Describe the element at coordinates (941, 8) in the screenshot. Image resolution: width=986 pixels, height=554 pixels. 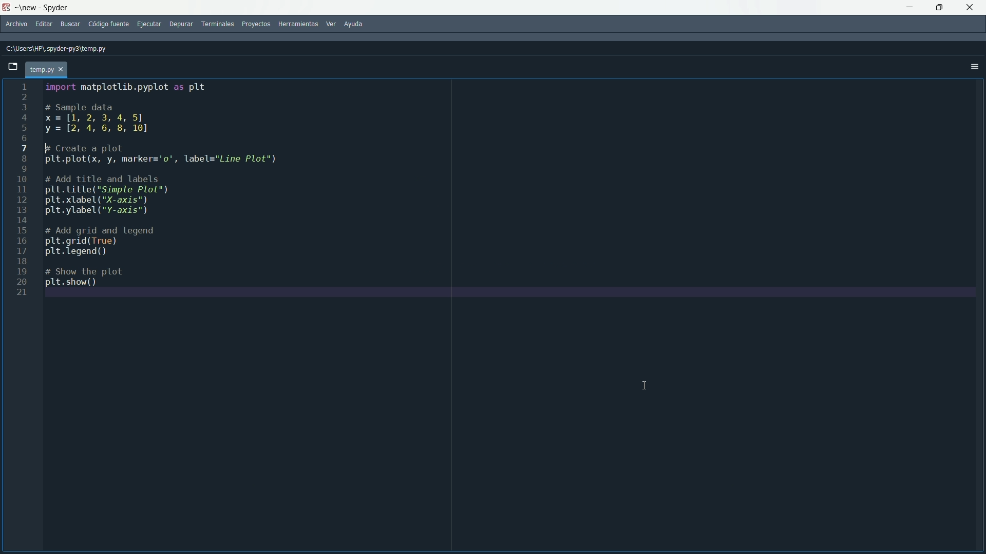
I see `maximize` at that location.